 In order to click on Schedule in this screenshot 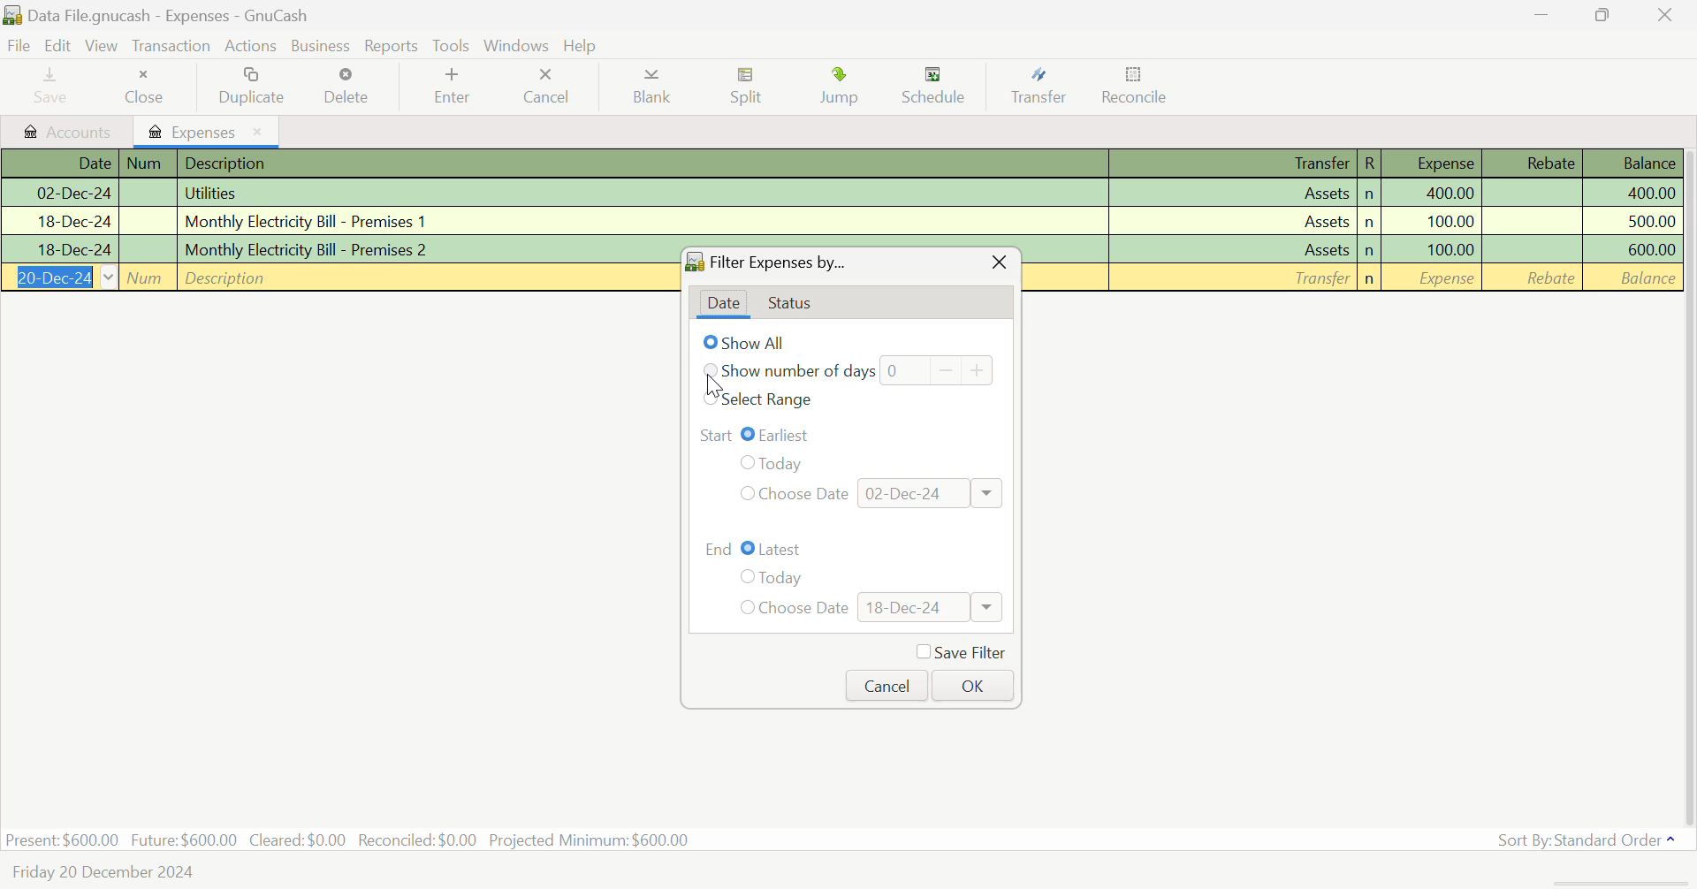, I will do `click(942, 88)`.